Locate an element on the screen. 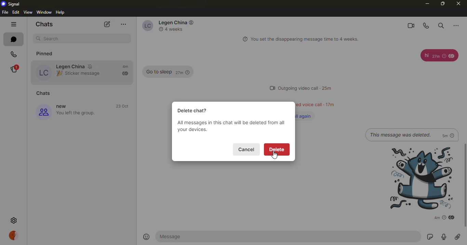  hide tabs is located at coordinates (13, 24).